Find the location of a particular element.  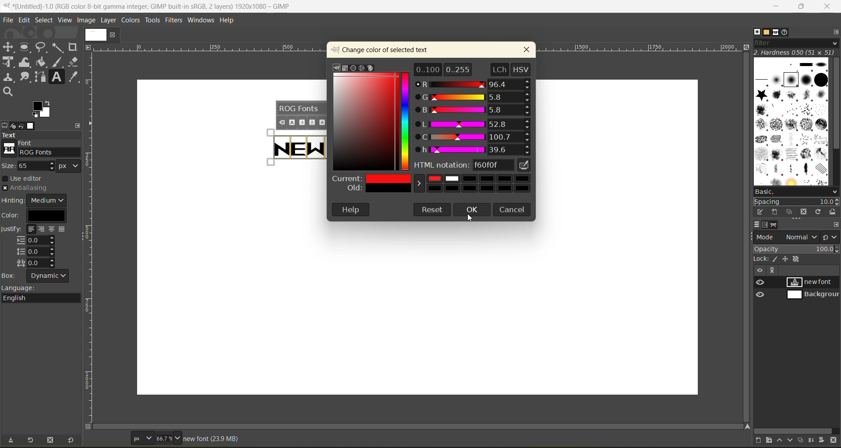

add a mask is located at coordinates (823, 439).